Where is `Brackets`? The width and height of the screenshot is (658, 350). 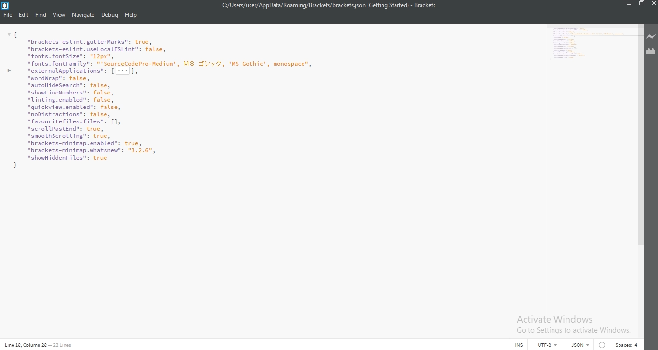 Brackets is located at coordinates (425, 5).